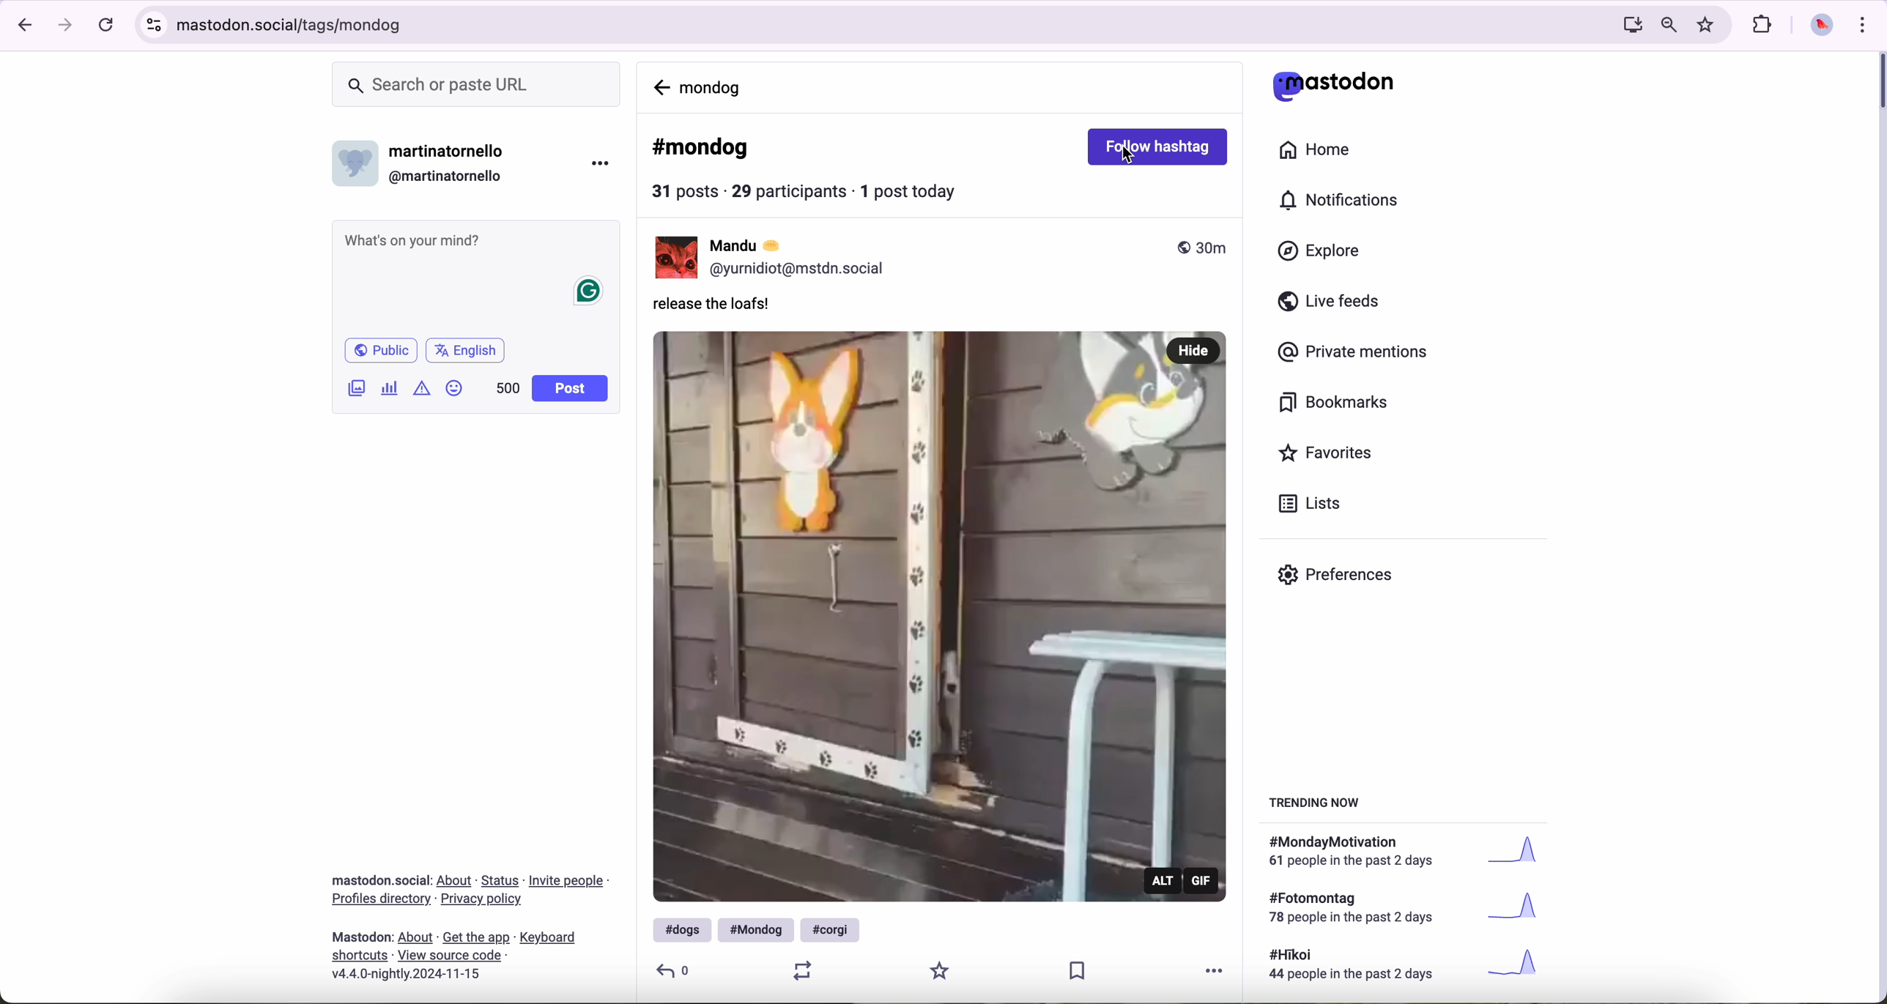 Image resolution: width=1887 pixels, height=1004 pixels. What do you see at coordinates (718, 308) in the screenshot?
I see `release the loafs!` at bounding box center [718, 308].